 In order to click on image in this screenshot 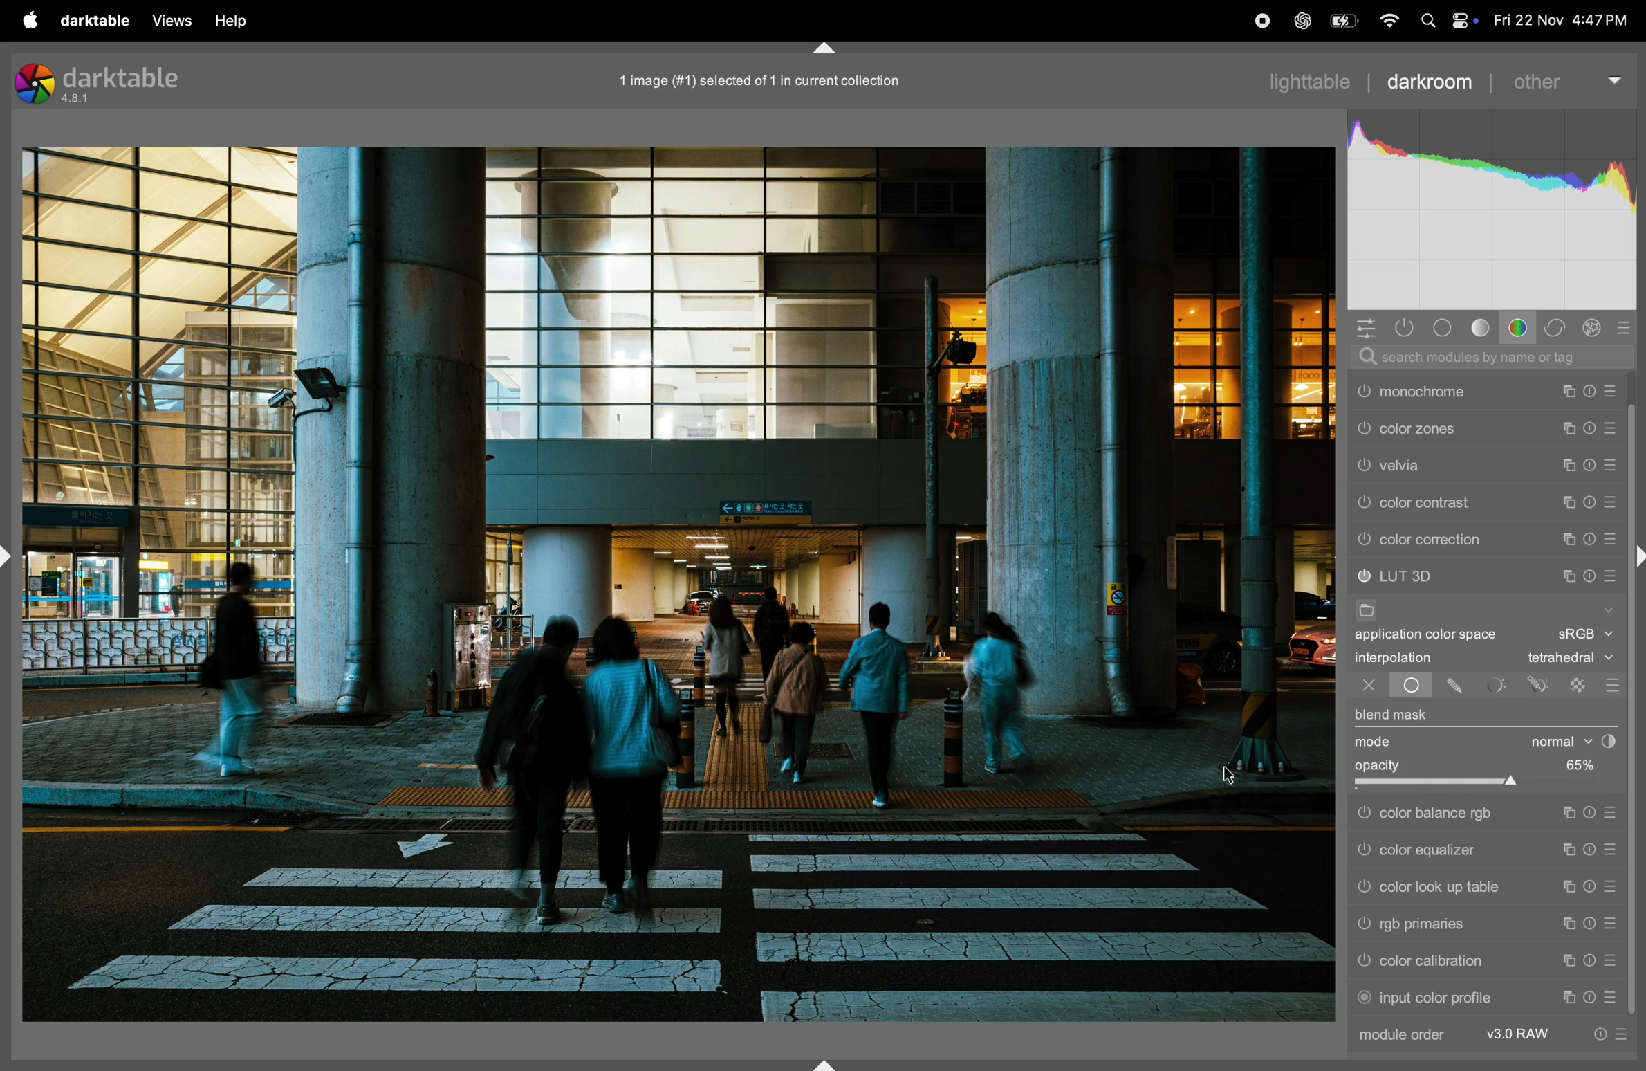, I will do `click(682, 585)`.